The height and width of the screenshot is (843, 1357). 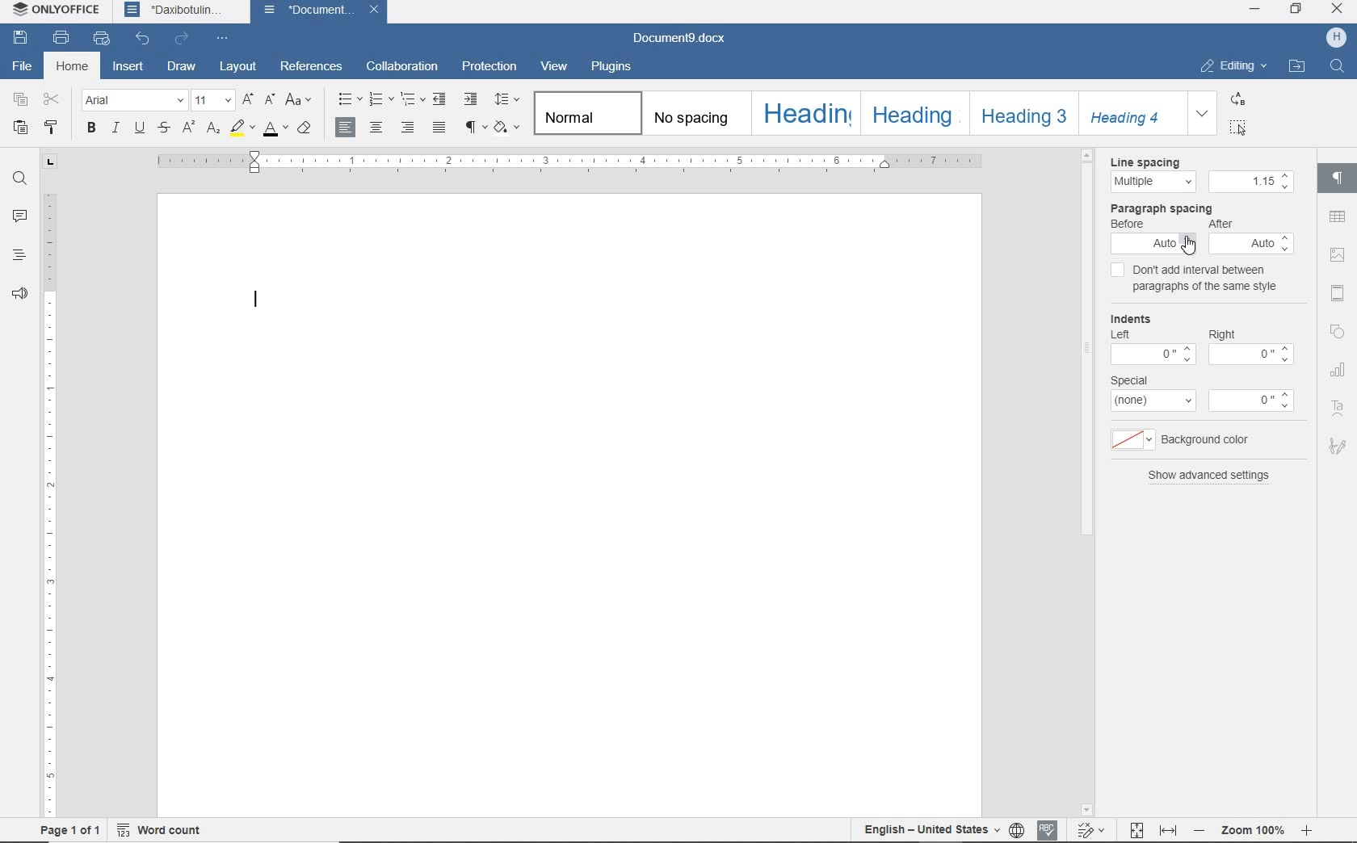 What do you see at coordinates (258, 300) in the screenshot?
I see `editor` at bounding box center [258, 300].